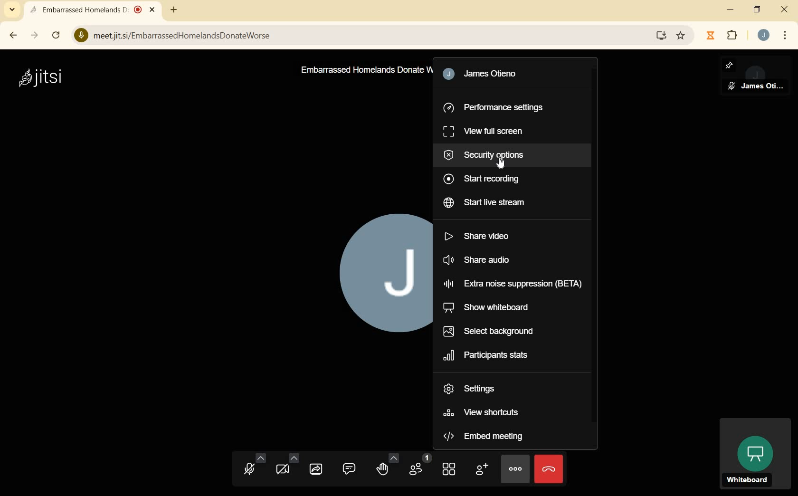 The height and width of the screenshot is (496, 798). What do you see at coordinates (351, 469) in the screenshot?
I see `open chat` at bounding box center [351, 469].